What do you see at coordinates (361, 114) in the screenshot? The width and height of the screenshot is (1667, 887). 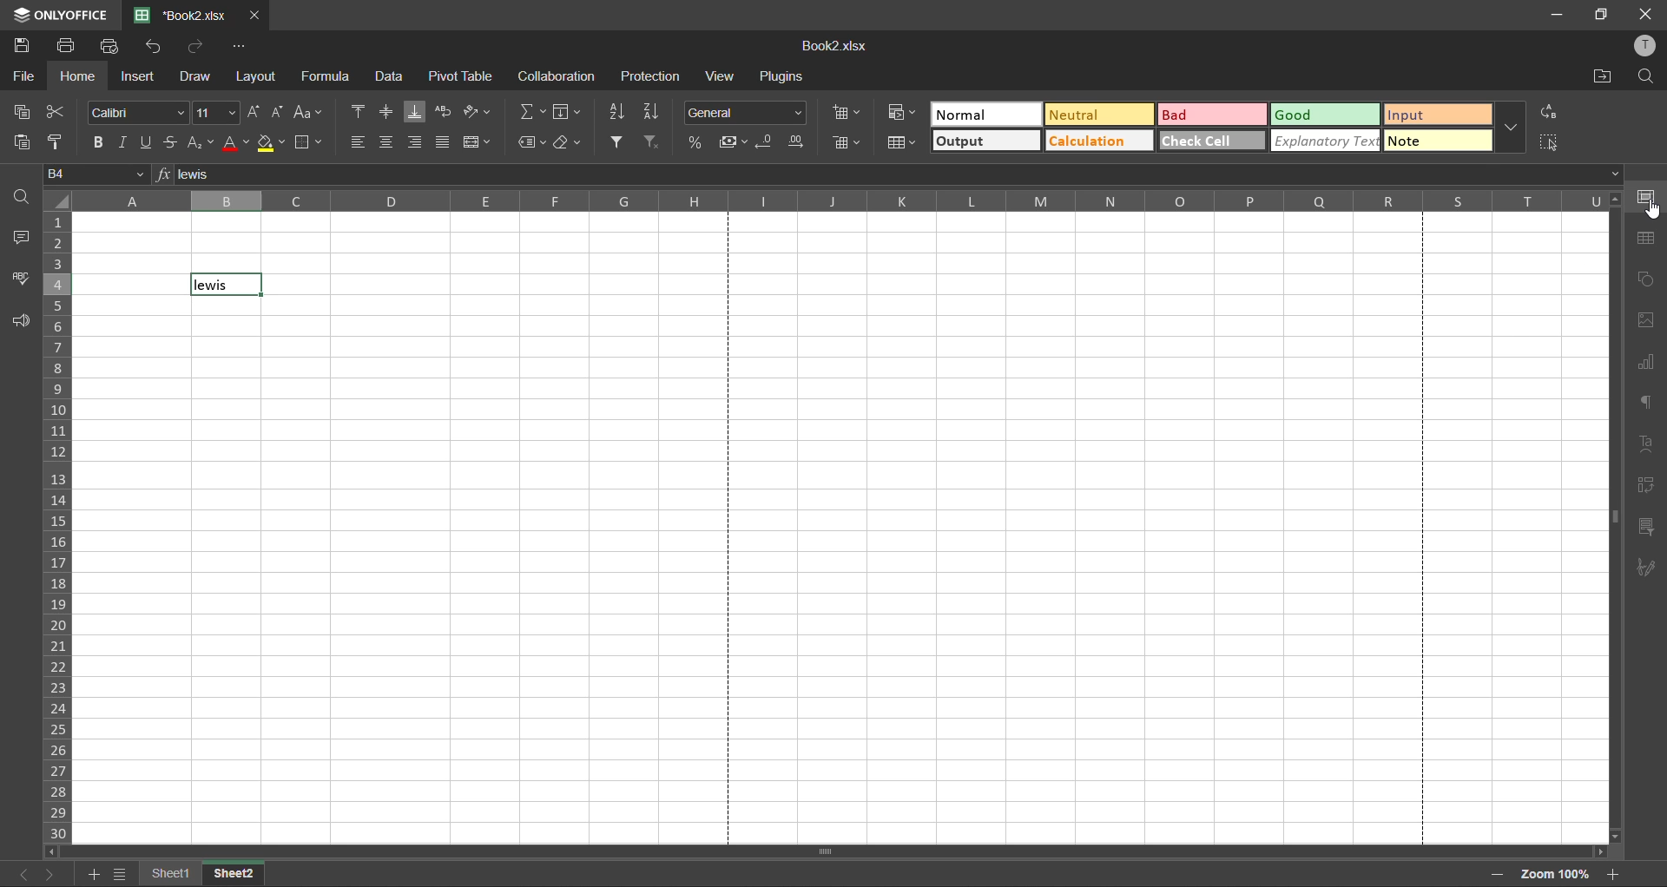 I see `align top` at bounding box center [361, 114].